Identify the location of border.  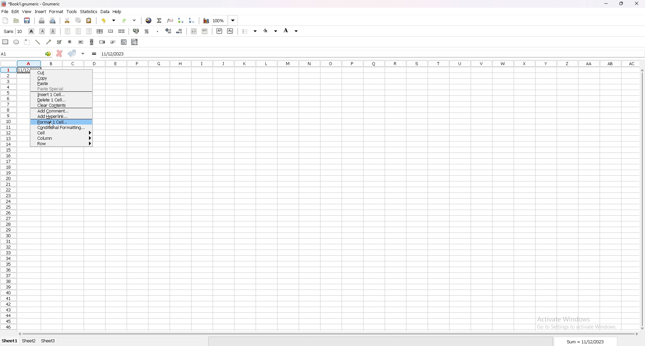
(250, 32).